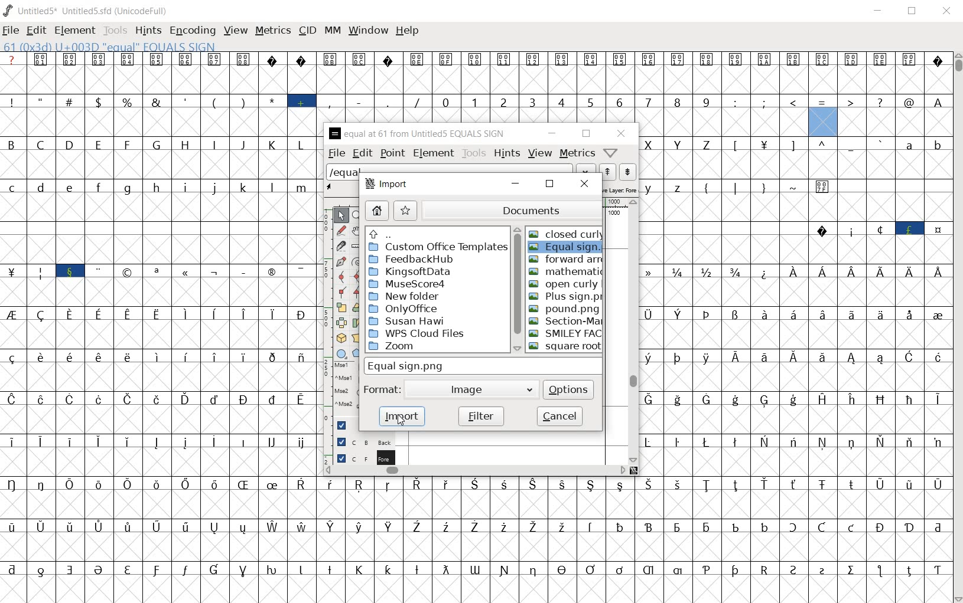  What do you see at coordinates (568, 389) in the screenshot?
I see `options` at bounding box center [568, 389].